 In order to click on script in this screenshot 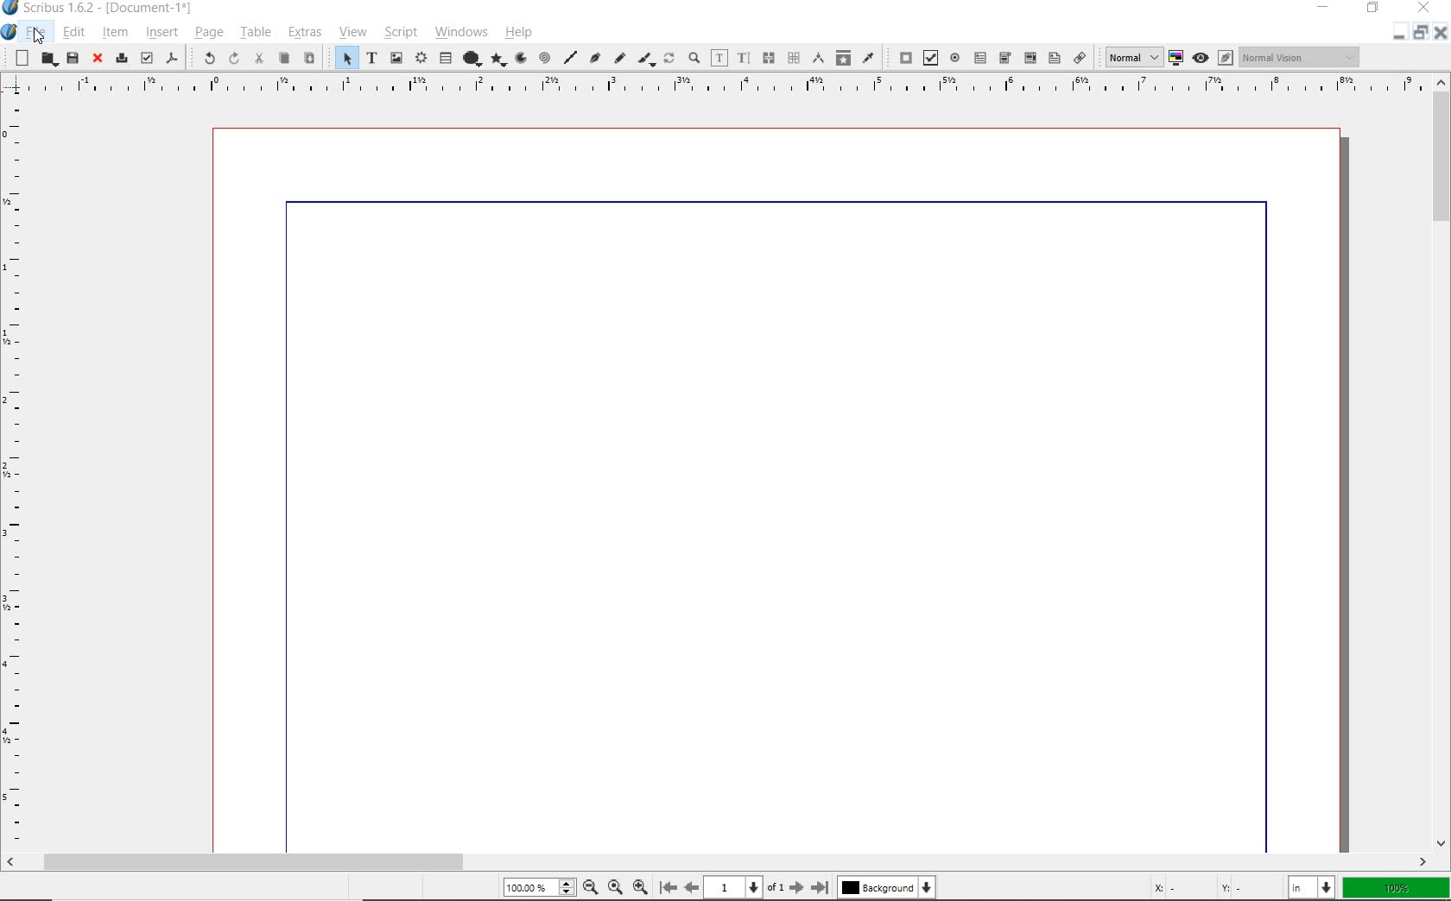, I will do `click(400, 33)`.